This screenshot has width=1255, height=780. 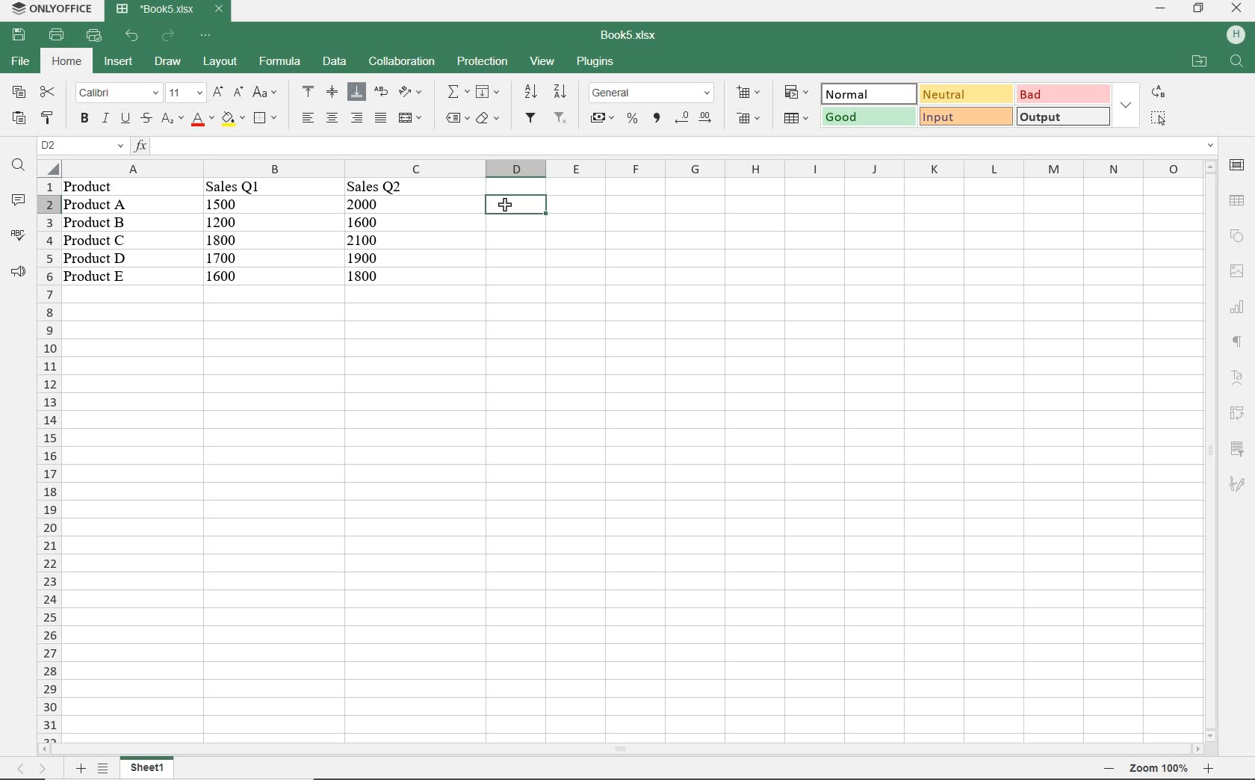 What do you see at coordinates (1153, 769) in the screenshot?
I see `zoom out or zoom in` at bounding box center [1153, 769].